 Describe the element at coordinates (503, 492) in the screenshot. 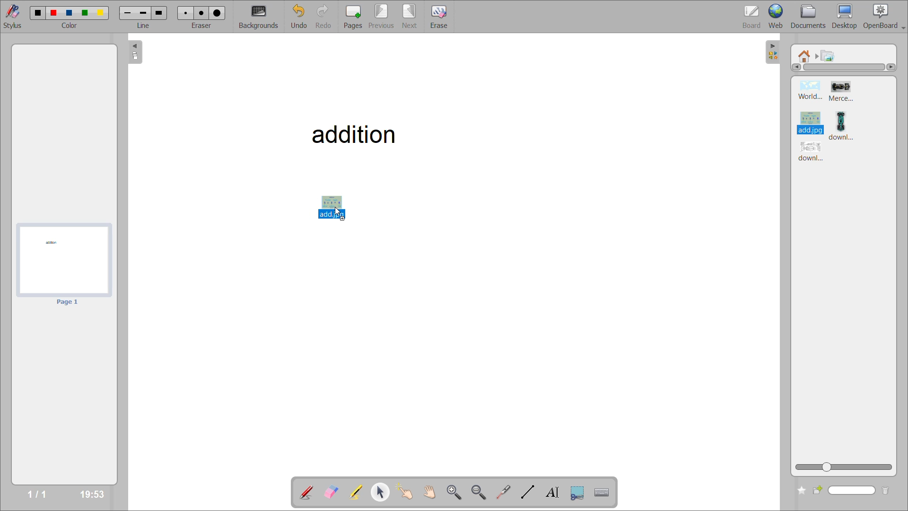

I see `virtual laser pointer` at that location.